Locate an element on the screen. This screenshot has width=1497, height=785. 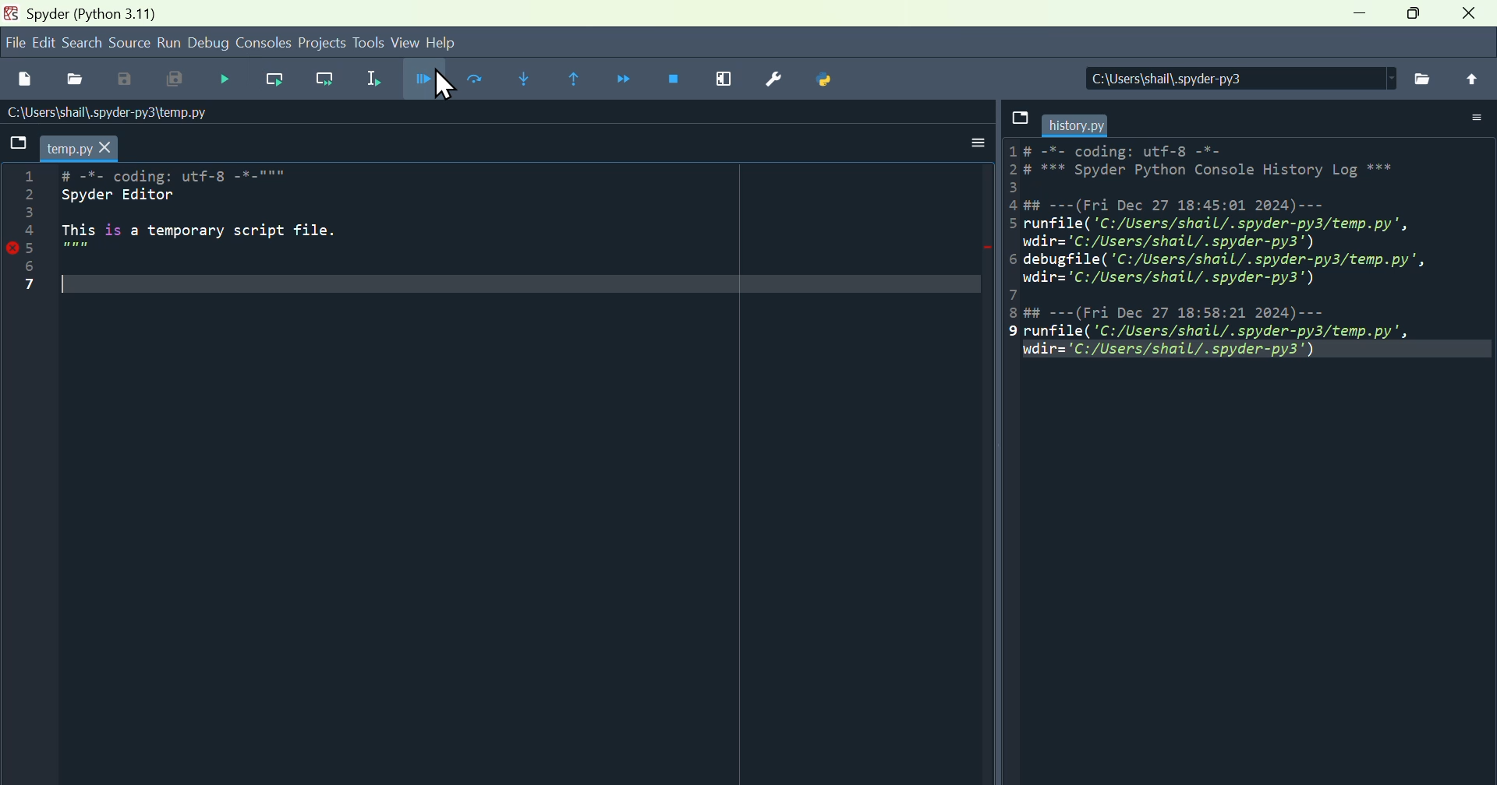
Python path manager is located at coordinates (829, 79).